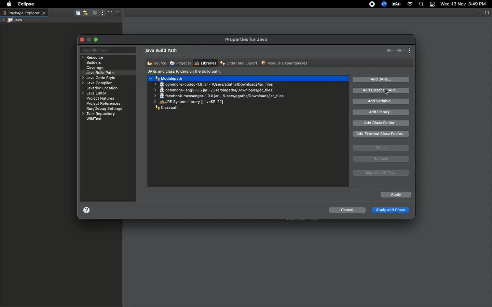 The image size is (492, 307). What do you see at coordinates (410, 4) in the screenshot?
I see `Internet` at bounding box center [410, 4].